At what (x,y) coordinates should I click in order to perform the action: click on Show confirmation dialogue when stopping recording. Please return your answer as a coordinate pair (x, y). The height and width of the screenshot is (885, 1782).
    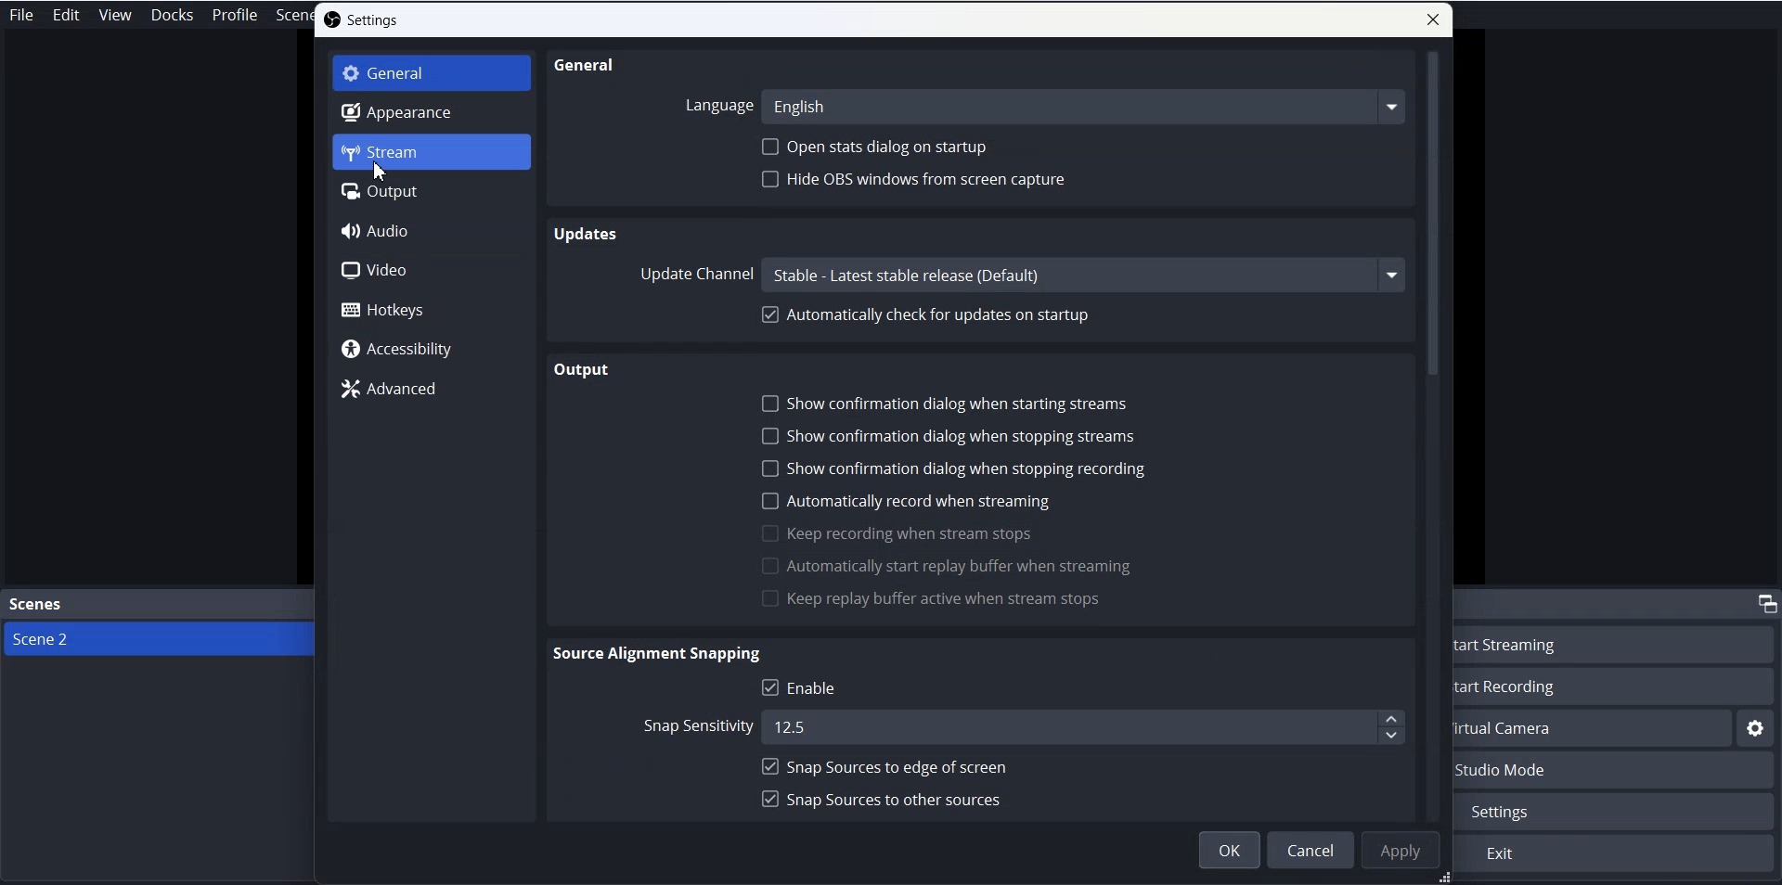
    Looking at the image, I should click on (956, 468).